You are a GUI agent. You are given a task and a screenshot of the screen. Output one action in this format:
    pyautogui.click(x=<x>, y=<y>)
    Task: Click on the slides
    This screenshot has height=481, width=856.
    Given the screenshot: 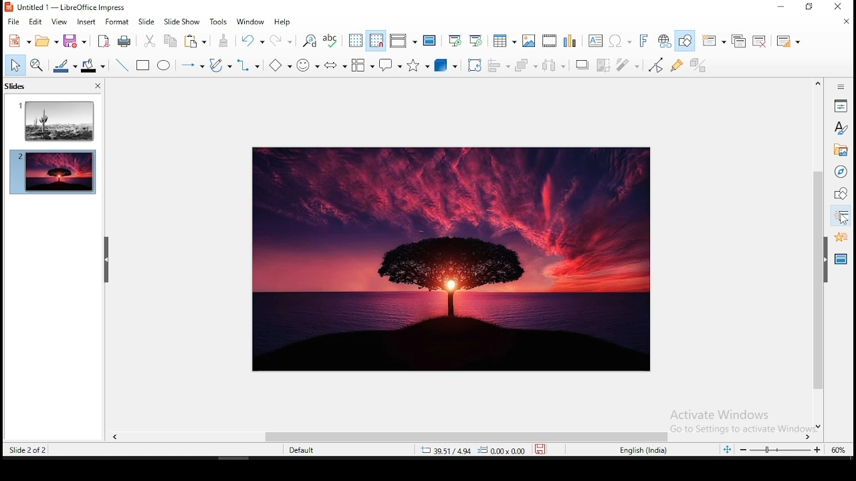 What is the action you would take?
    pyautogui.click(x=15, y=86)
    